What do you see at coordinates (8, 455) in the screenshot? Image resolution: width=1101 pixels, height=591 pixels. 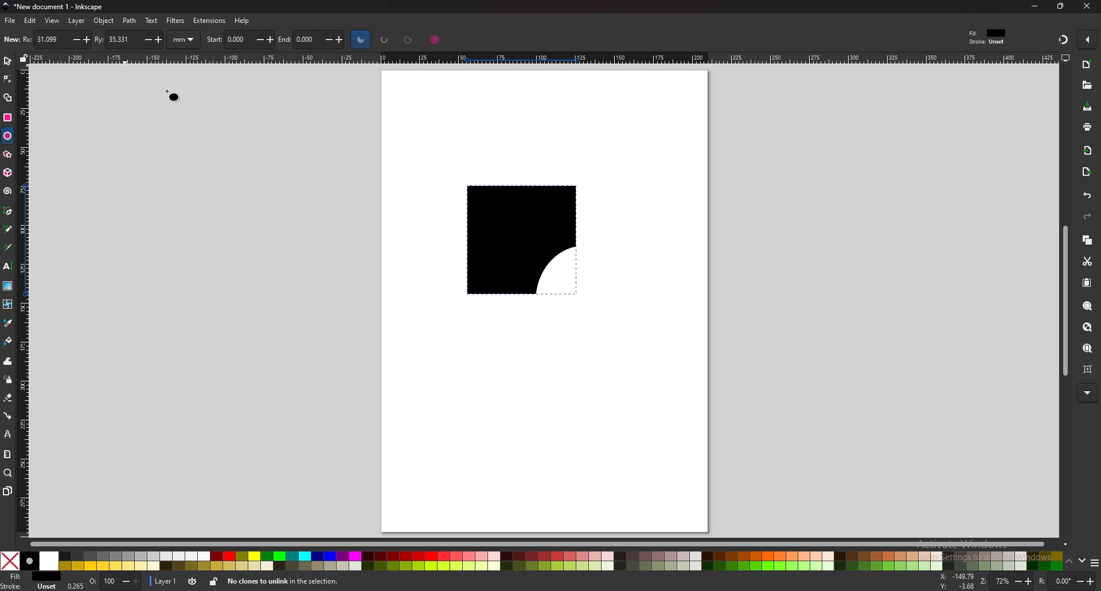 I see `measure` at bounding box center [8, 455].